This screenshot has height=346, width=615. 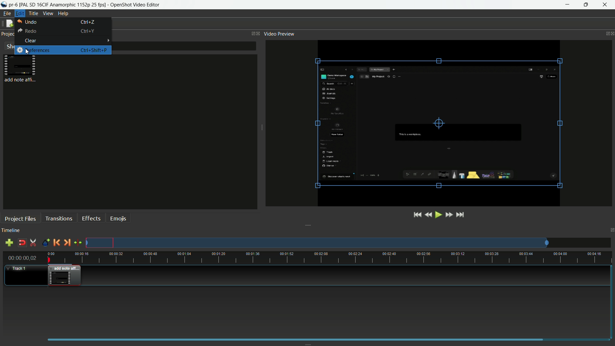 What do you see at coordinates (605, 5) in the screenshot?
I see `close app` at bounding box center [605, 5].